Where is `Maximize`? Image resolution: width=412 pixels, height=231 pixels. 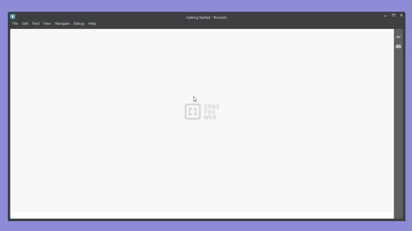
Maximize is located at coordinates (393, 15).